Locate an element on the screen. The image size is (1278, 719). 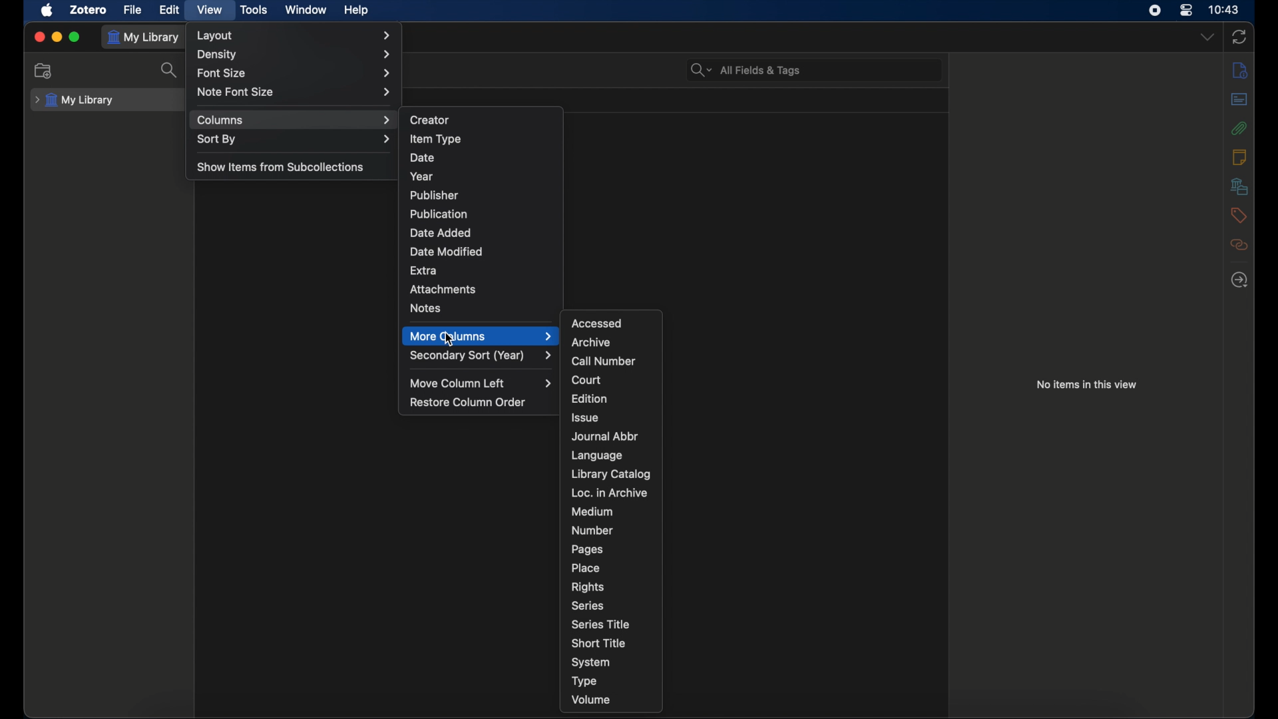
date added is located at coordinates (441, 232).